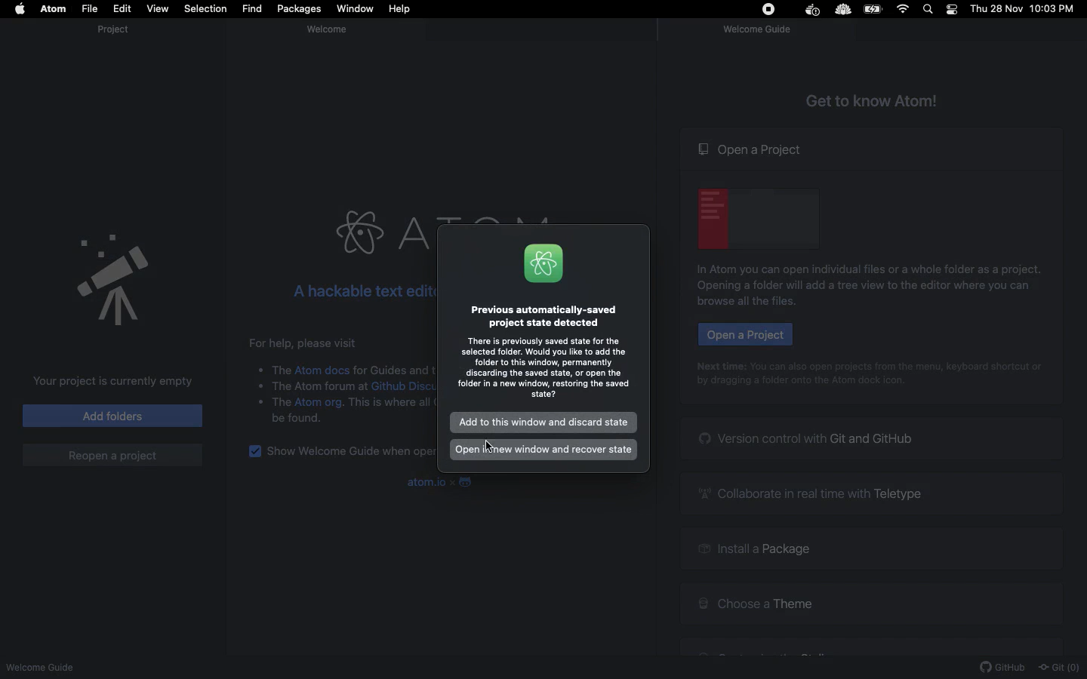 This screenshot has height=679, width=1087. Describe the element at coordinates (391, 406) in the screenshot. I see `text` at that location.